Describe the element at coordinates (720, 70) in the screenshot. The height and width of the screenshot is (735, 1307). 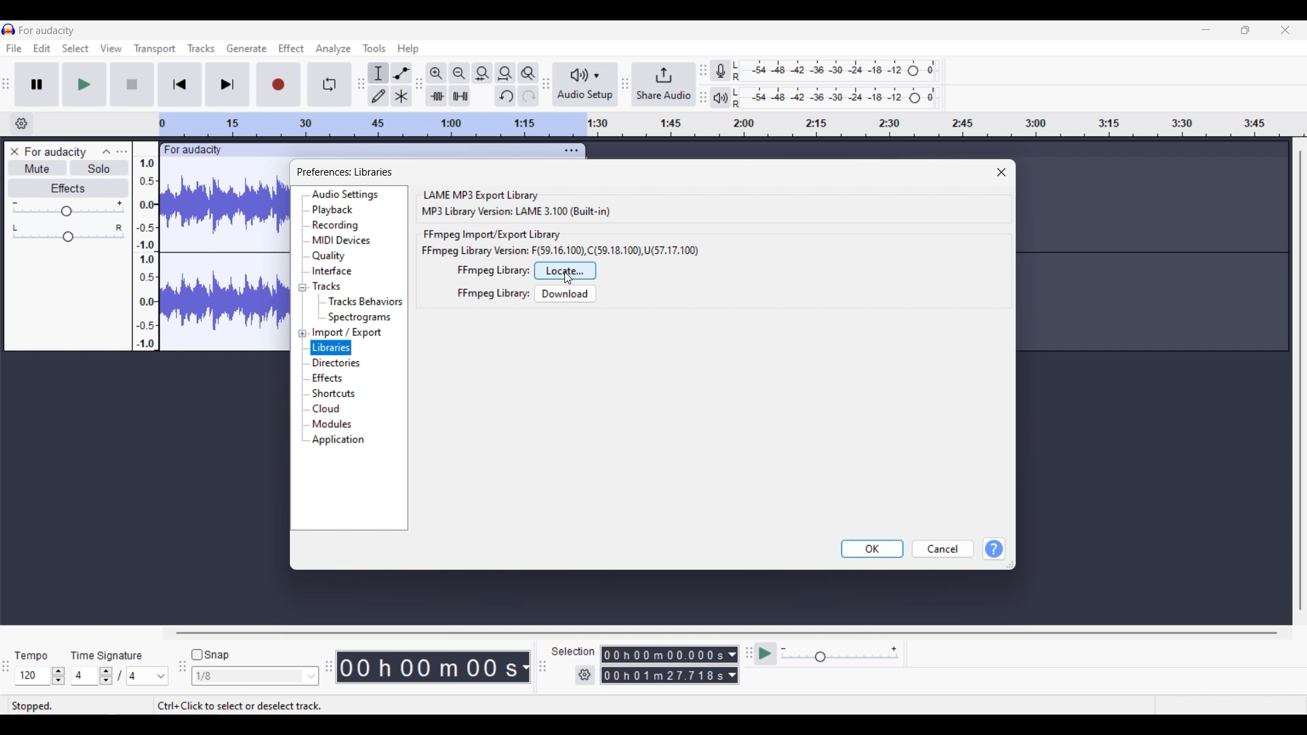
I see `Record meter` at that location.